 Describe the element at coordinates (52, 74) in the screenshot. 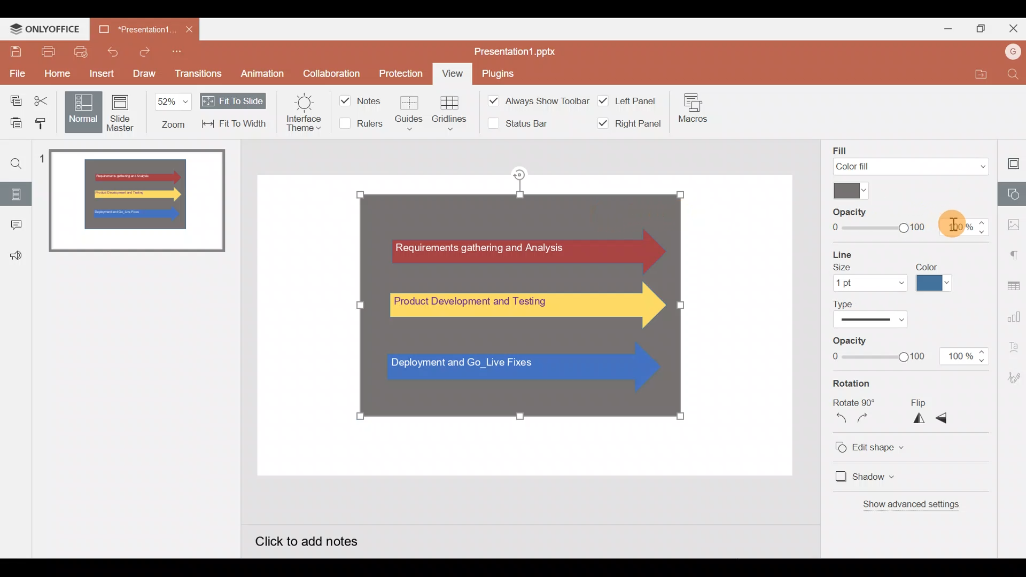

I see `Home` at that location.